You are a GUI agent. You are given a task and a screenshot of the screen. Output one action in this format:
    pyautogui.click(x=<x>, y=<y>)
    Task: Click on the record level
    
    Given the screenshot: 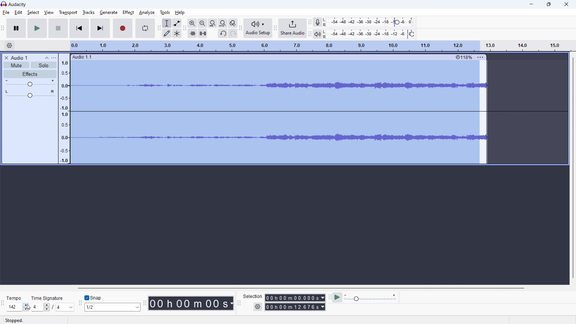 What is the action you would take?
    pyautogui.click(x=371, y=22)
    